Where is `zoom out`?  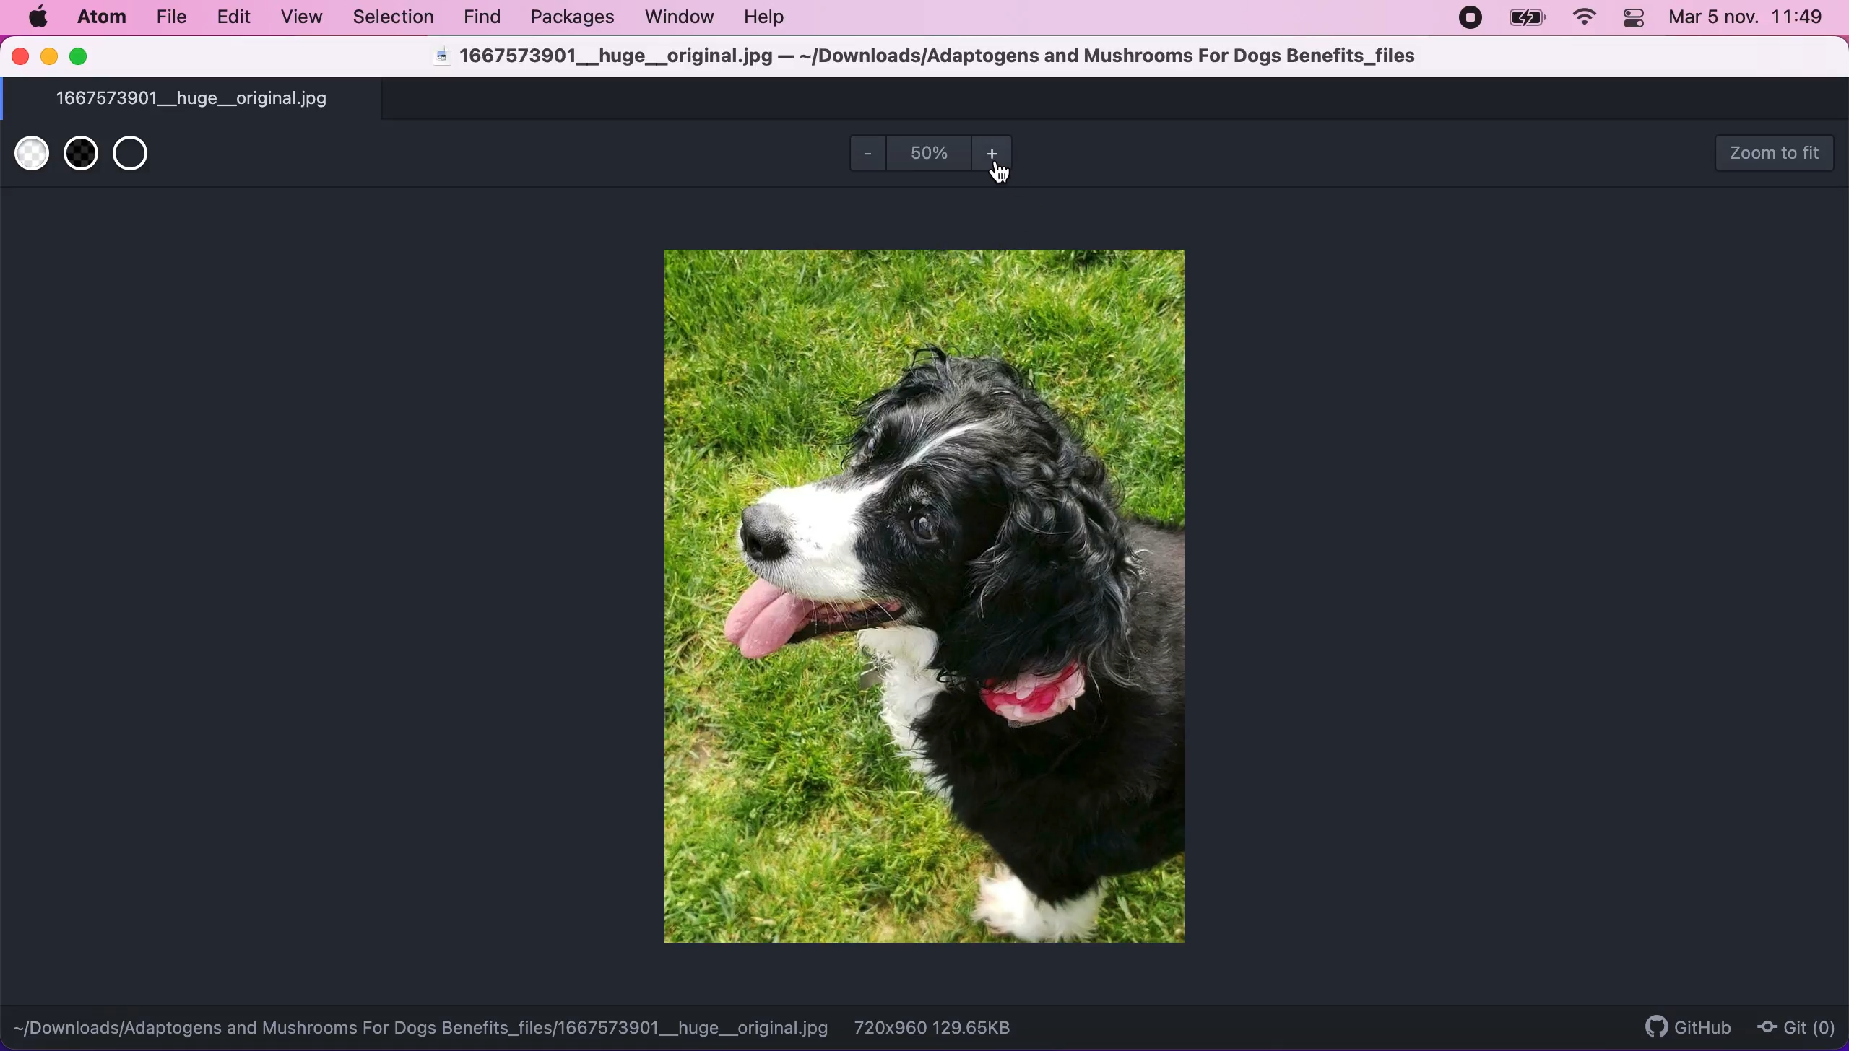 zoom out is located at coordinates (859, 157).